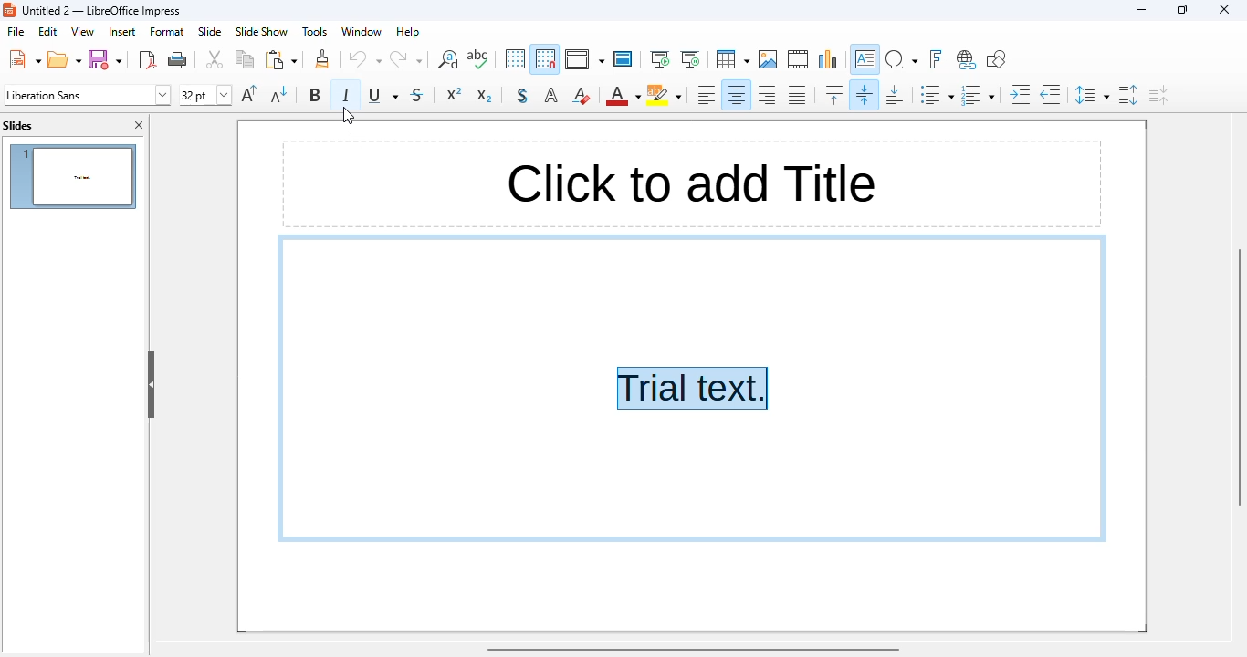  Describe the element at coordinates (417, 94) in the screenshot. I see `strikethrough` at that location.